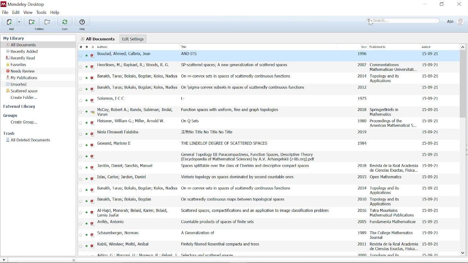 This screenshot has height=263, width=468. What do you see at coordinates (463, 84) in the screenshot?
I see `Vertical scrollbar for all files` at bounding box center [463, 84].